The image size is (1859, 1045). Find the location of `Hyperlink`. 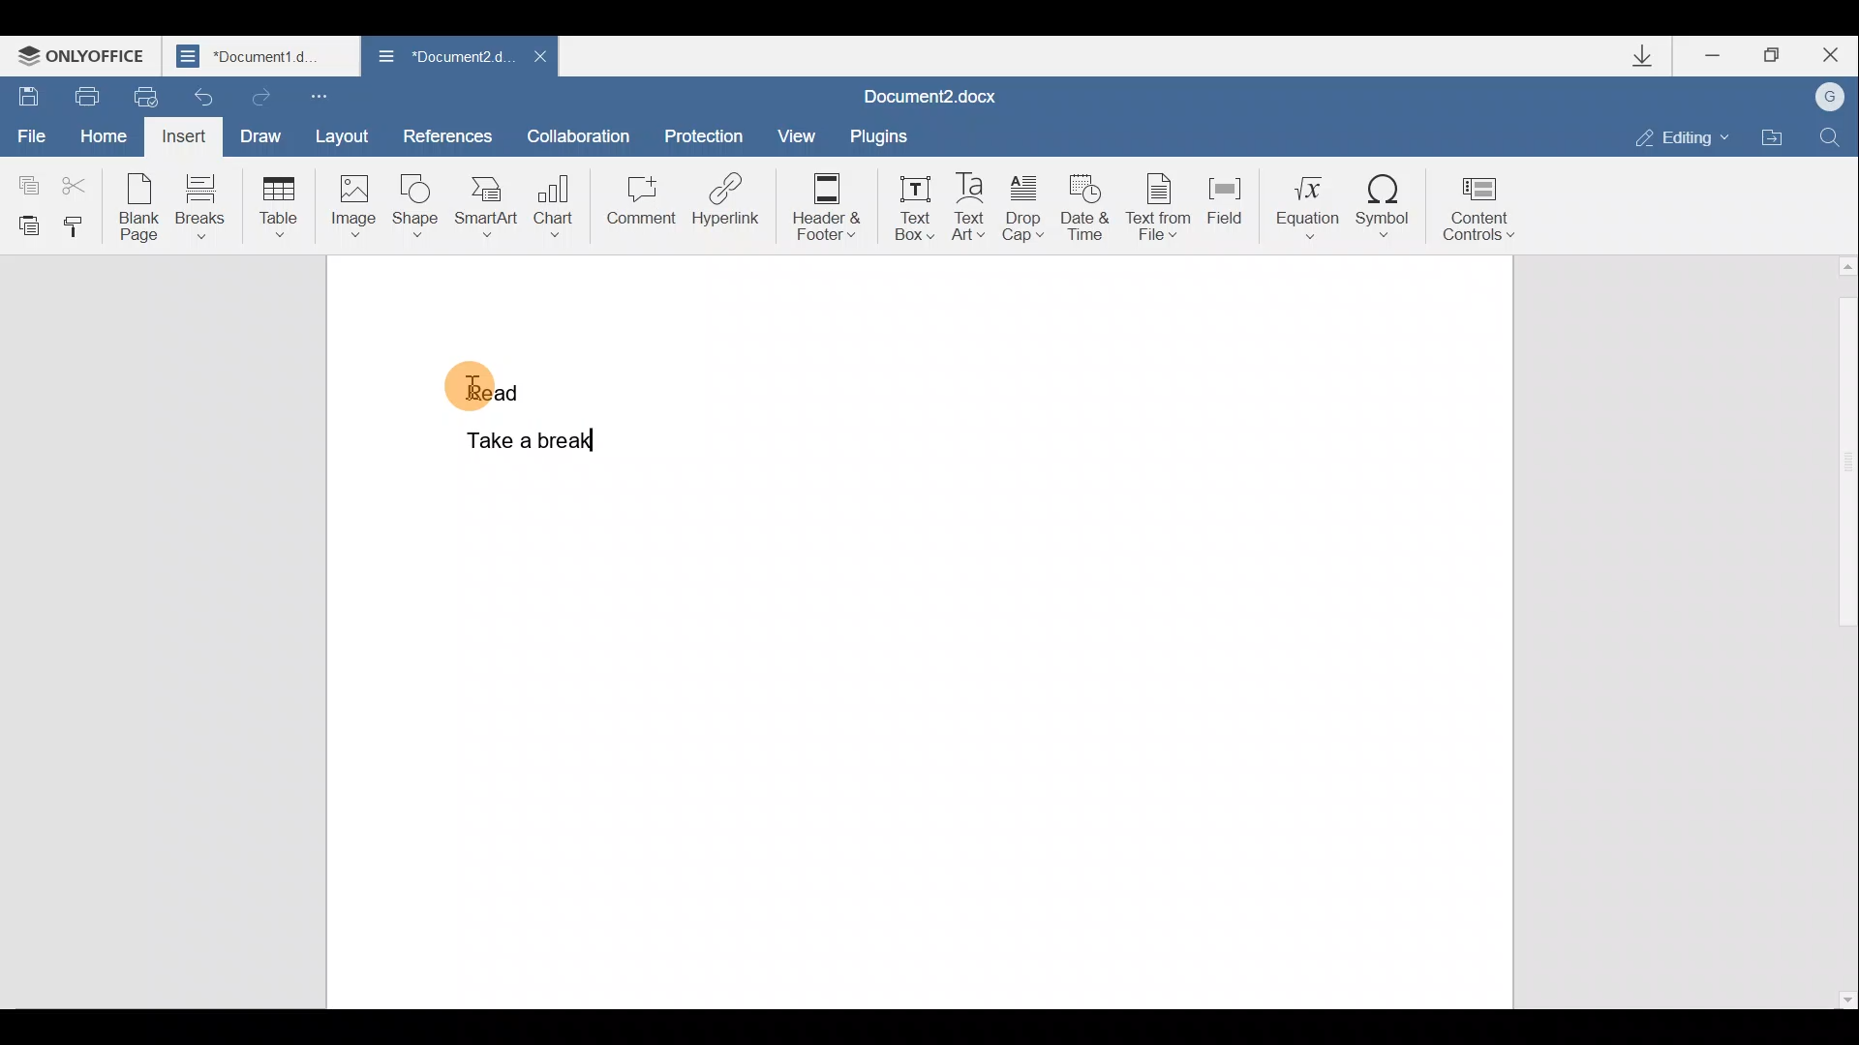

Hyperlink is located at coordinates (726, 198).